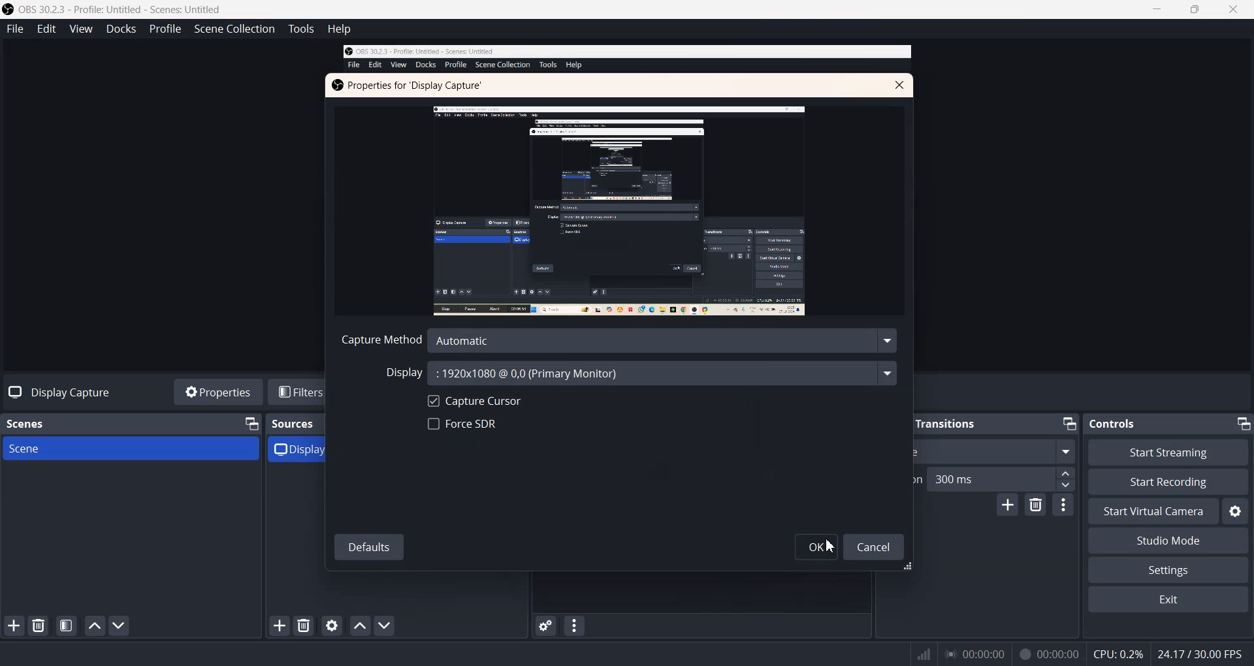  Describe the element at coordinates (863, 424) in the screenshot. I see `Minimize` at that location.